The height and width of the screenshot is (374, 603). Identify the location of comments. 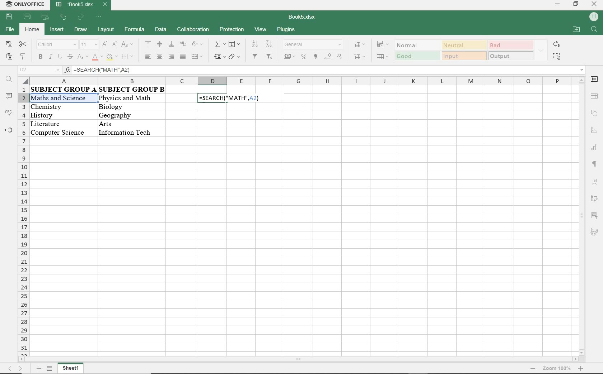
(8, 96).